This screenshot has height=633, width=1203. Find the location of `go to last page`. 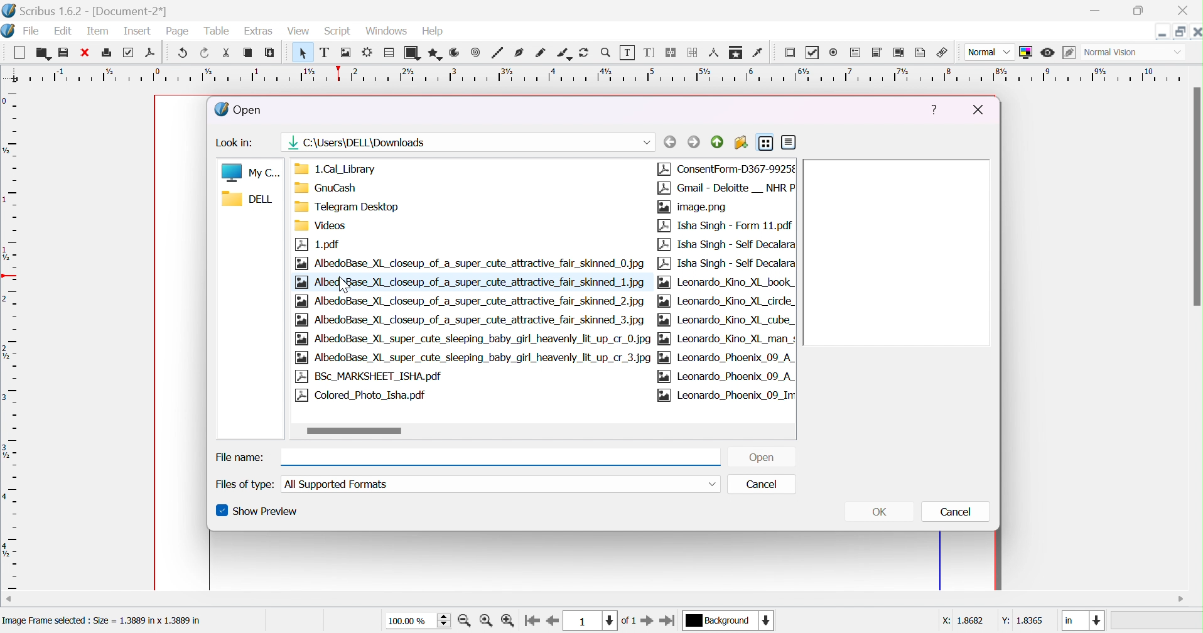

go to last page is located at coordinates (668, 620).